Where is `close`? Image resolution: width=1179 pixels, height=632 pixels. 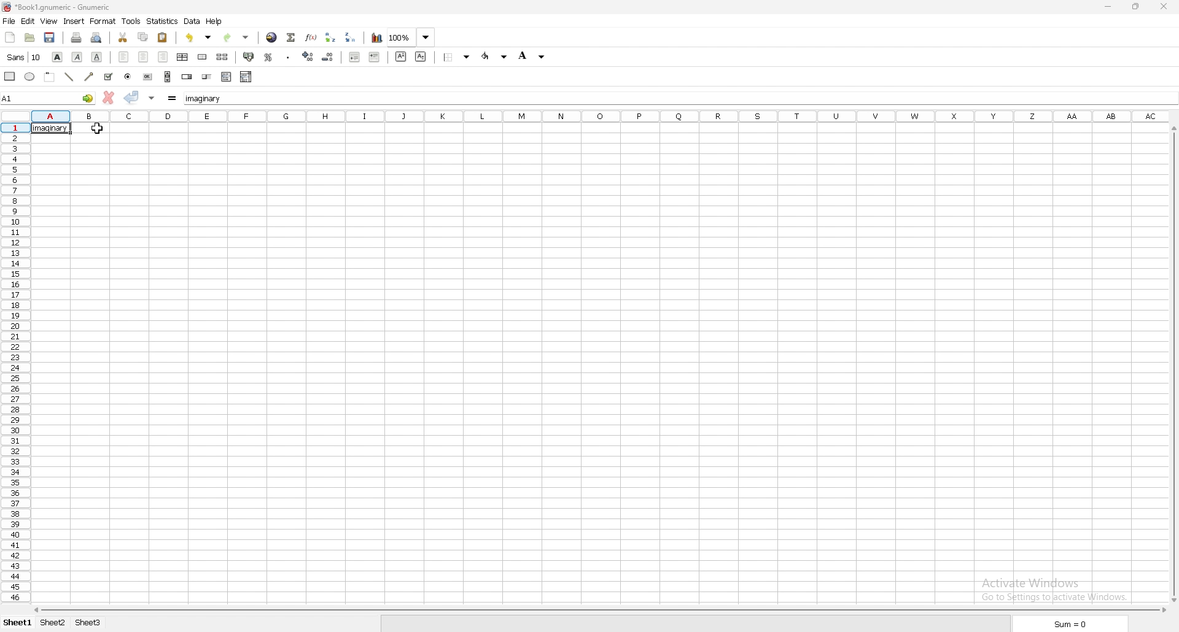
close is located at coordinates (1164, 6).